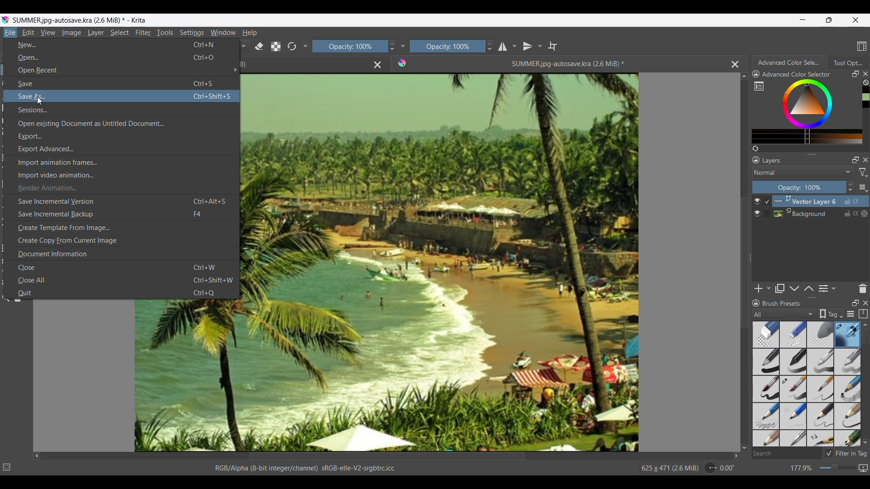 Image resolution: width=870 pixels, height=489 pixels. I want to click on Opacity scale, so click(445, 46).